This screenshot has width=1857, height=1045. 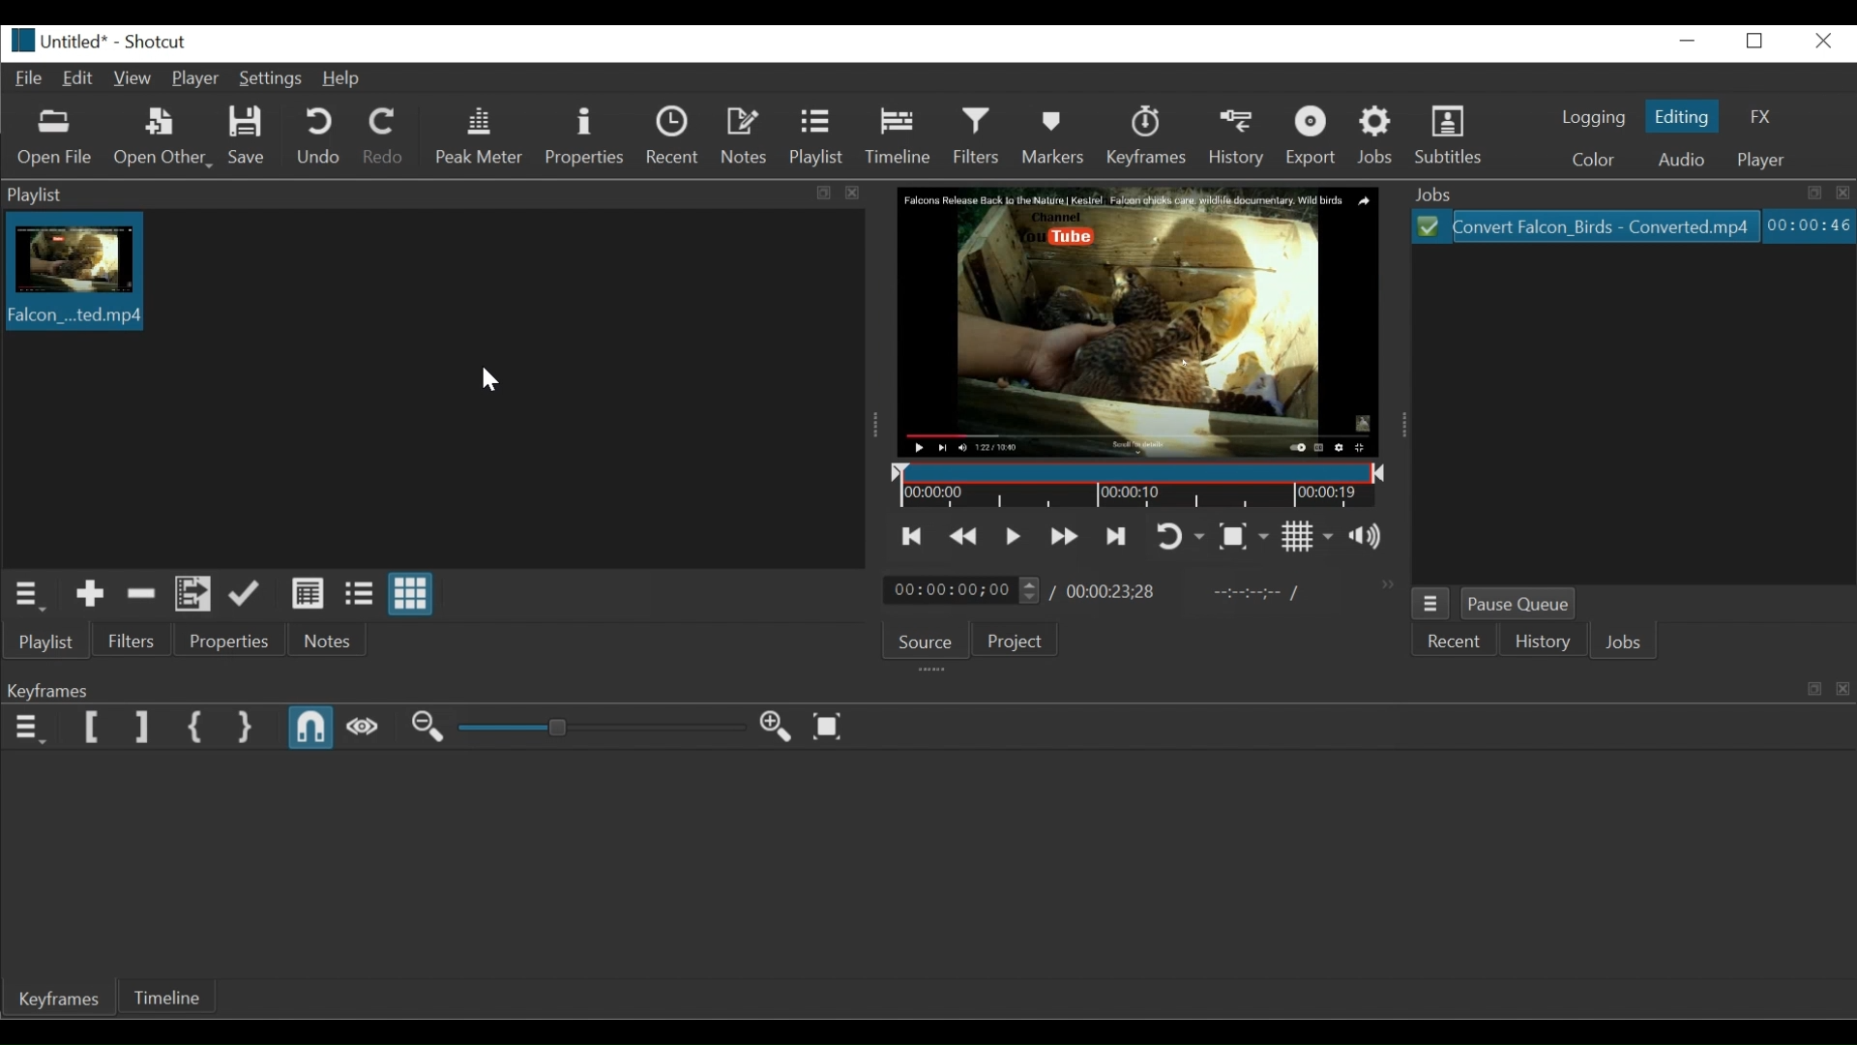 I want to click on Shotcut, so click(x=153, y=40).